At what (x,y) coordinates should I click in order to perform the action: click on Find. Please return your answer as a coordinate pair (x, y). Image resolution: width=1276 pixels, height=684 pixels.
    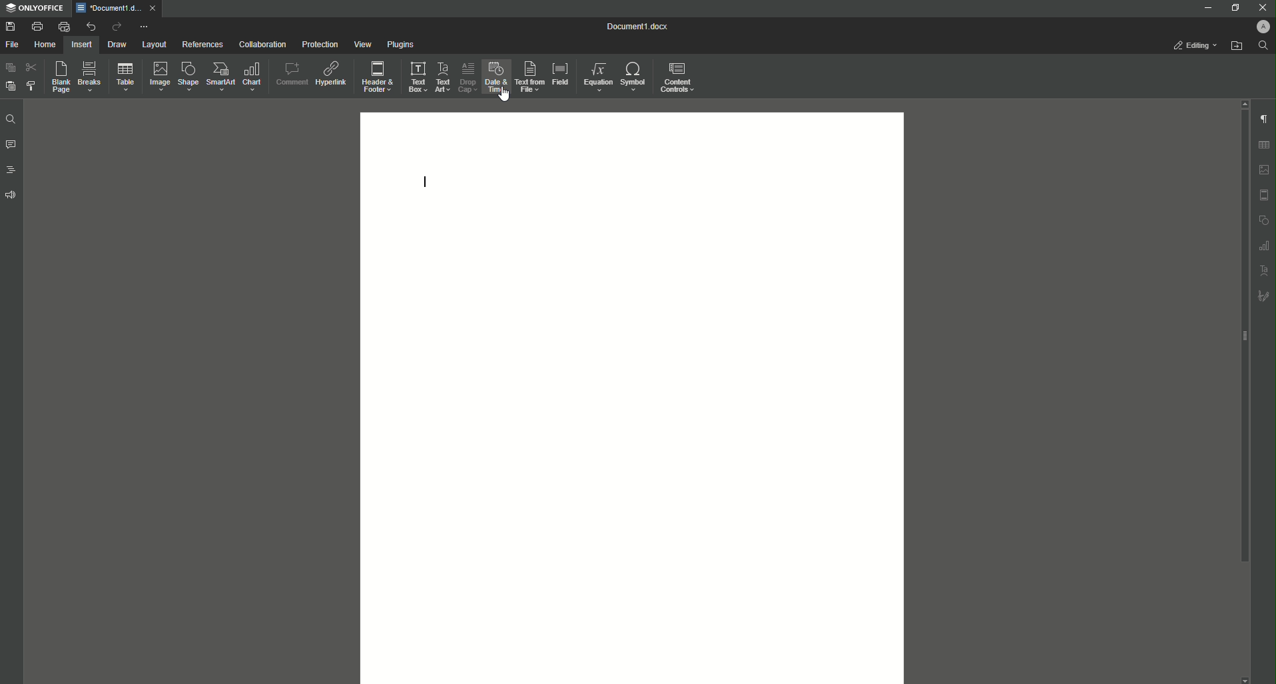
    Looking at the image, I should click on (10, 119).